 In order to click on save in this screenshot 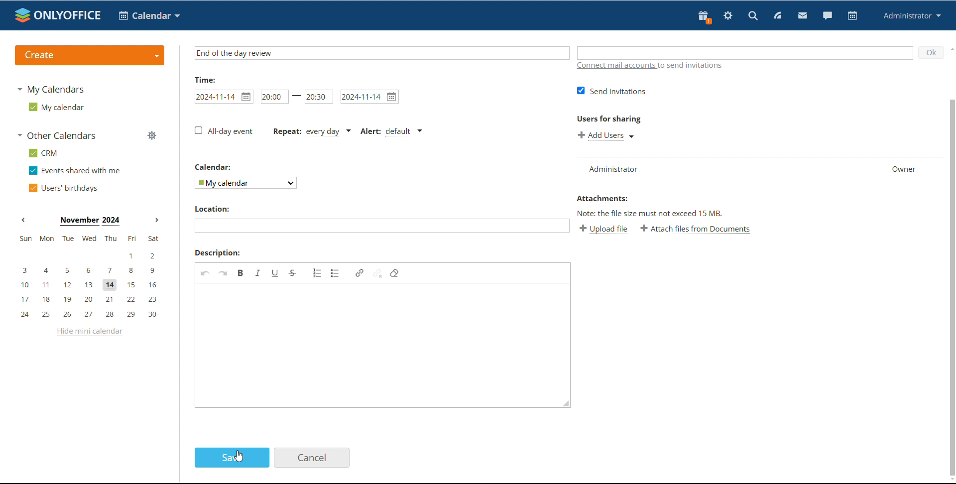, I will do `click(232, 457)`.